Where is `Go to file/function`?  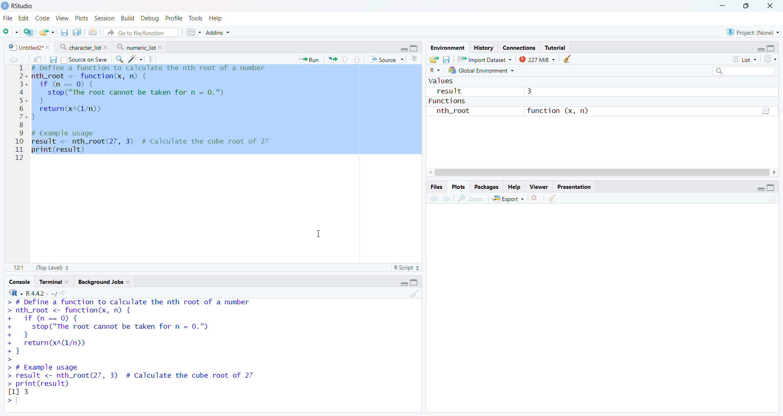
Go to file/function is located at coordinates (141, 32).